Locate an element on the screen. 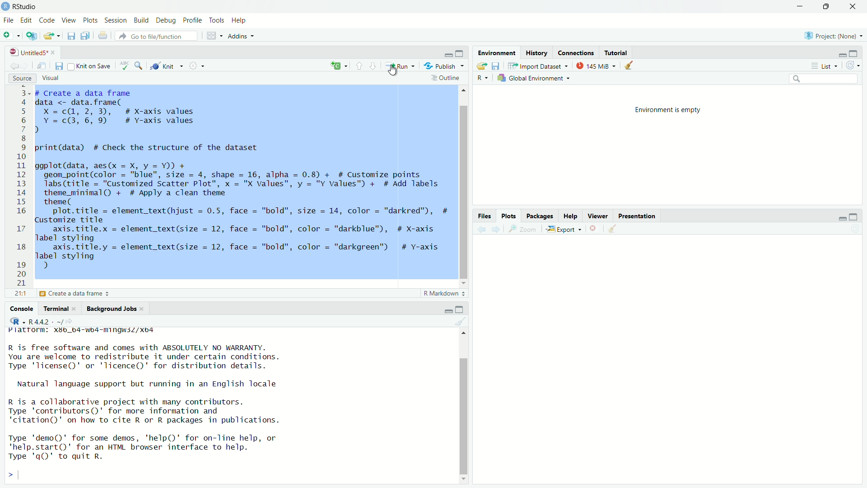 The width and height of the screenshot is (867, 488). Plots is located at coordinates (92, 21).